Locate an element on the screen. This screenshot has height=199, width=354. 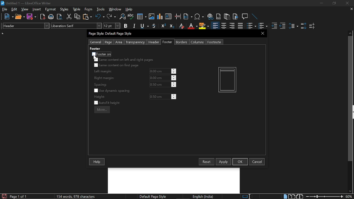
Format is located at coordinates (51, 9).